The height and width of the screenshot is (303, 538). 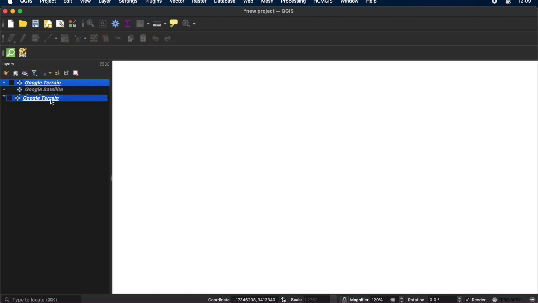 What do you see at coordinates (4, 12) in the screenshot?
I see `close` at bounding box center [4, 12].